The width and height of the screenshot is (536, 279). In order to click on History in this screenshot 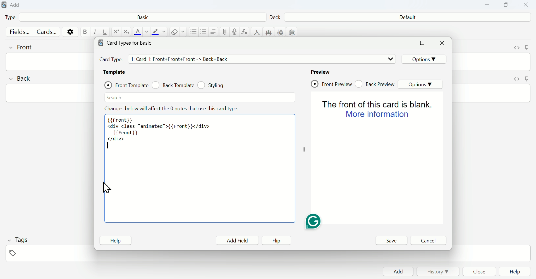, I will do `click(437, 271)`.